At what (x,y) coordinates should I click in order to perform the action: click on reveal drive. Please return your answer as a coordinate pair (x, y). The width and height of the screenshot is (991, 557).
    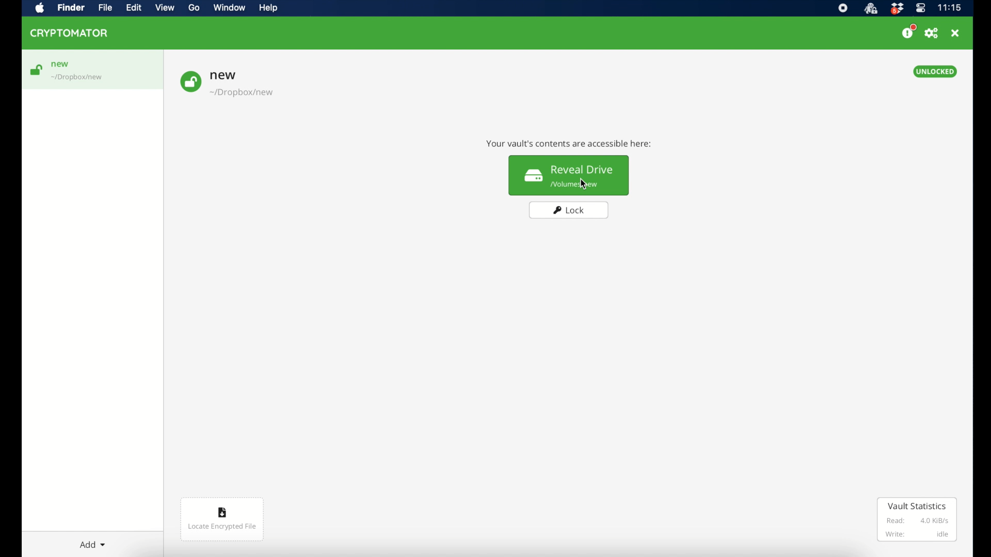
    Looking at the image, I should click on (569, 176).